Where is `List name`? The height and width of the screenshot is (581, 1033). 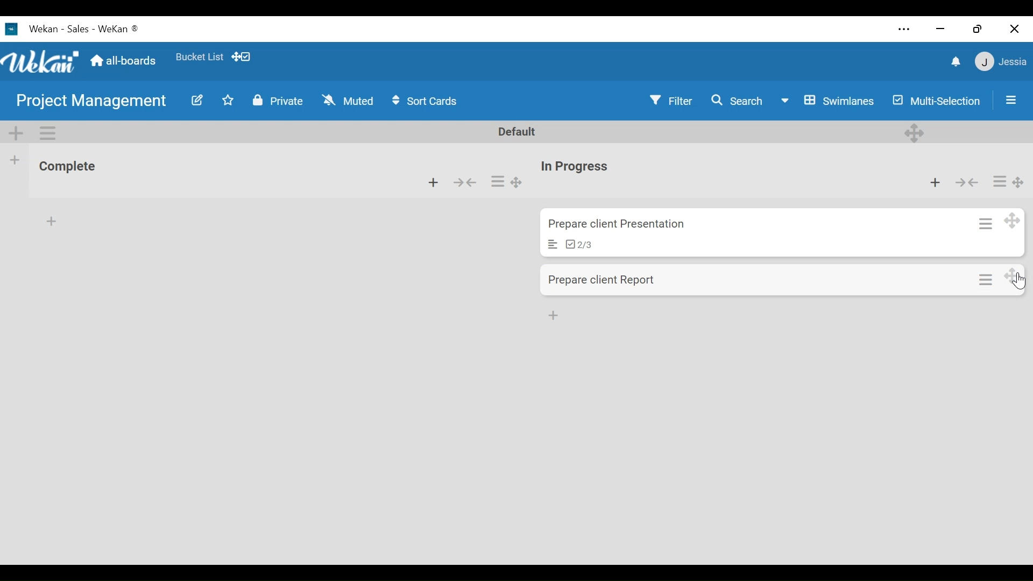
List name is located at coordinates (67, 168).